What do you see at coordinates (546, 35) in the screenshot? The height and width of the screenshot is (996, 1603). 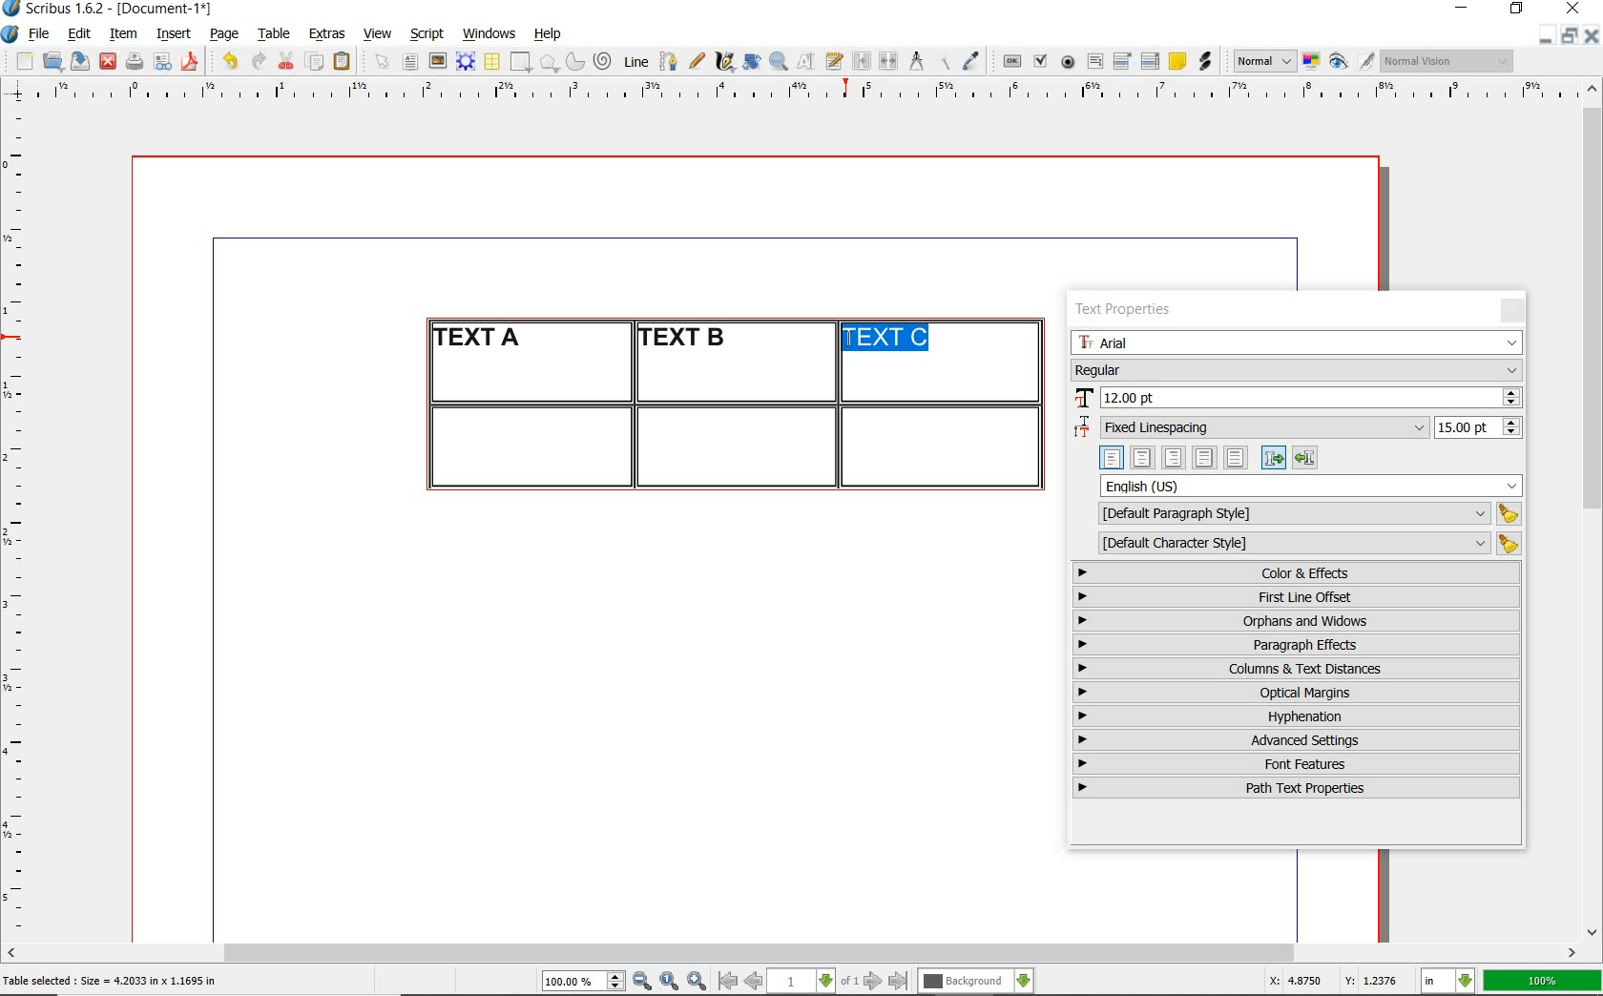 I see `help` at bounding box center [546, 35].